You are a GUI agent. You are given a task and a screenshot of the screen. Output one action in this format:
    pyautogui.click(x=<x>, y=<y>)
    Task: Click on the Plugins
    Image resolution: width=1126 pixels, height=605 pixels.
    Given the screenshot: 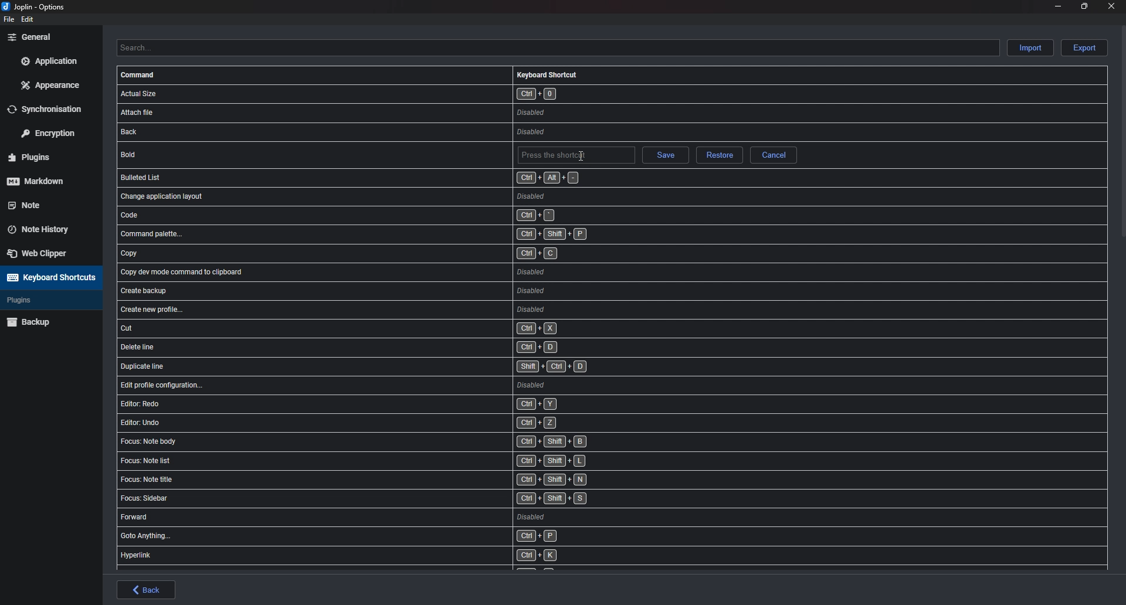 What is the action you would take?
    pyautogui.click(x=45, y=158)
    